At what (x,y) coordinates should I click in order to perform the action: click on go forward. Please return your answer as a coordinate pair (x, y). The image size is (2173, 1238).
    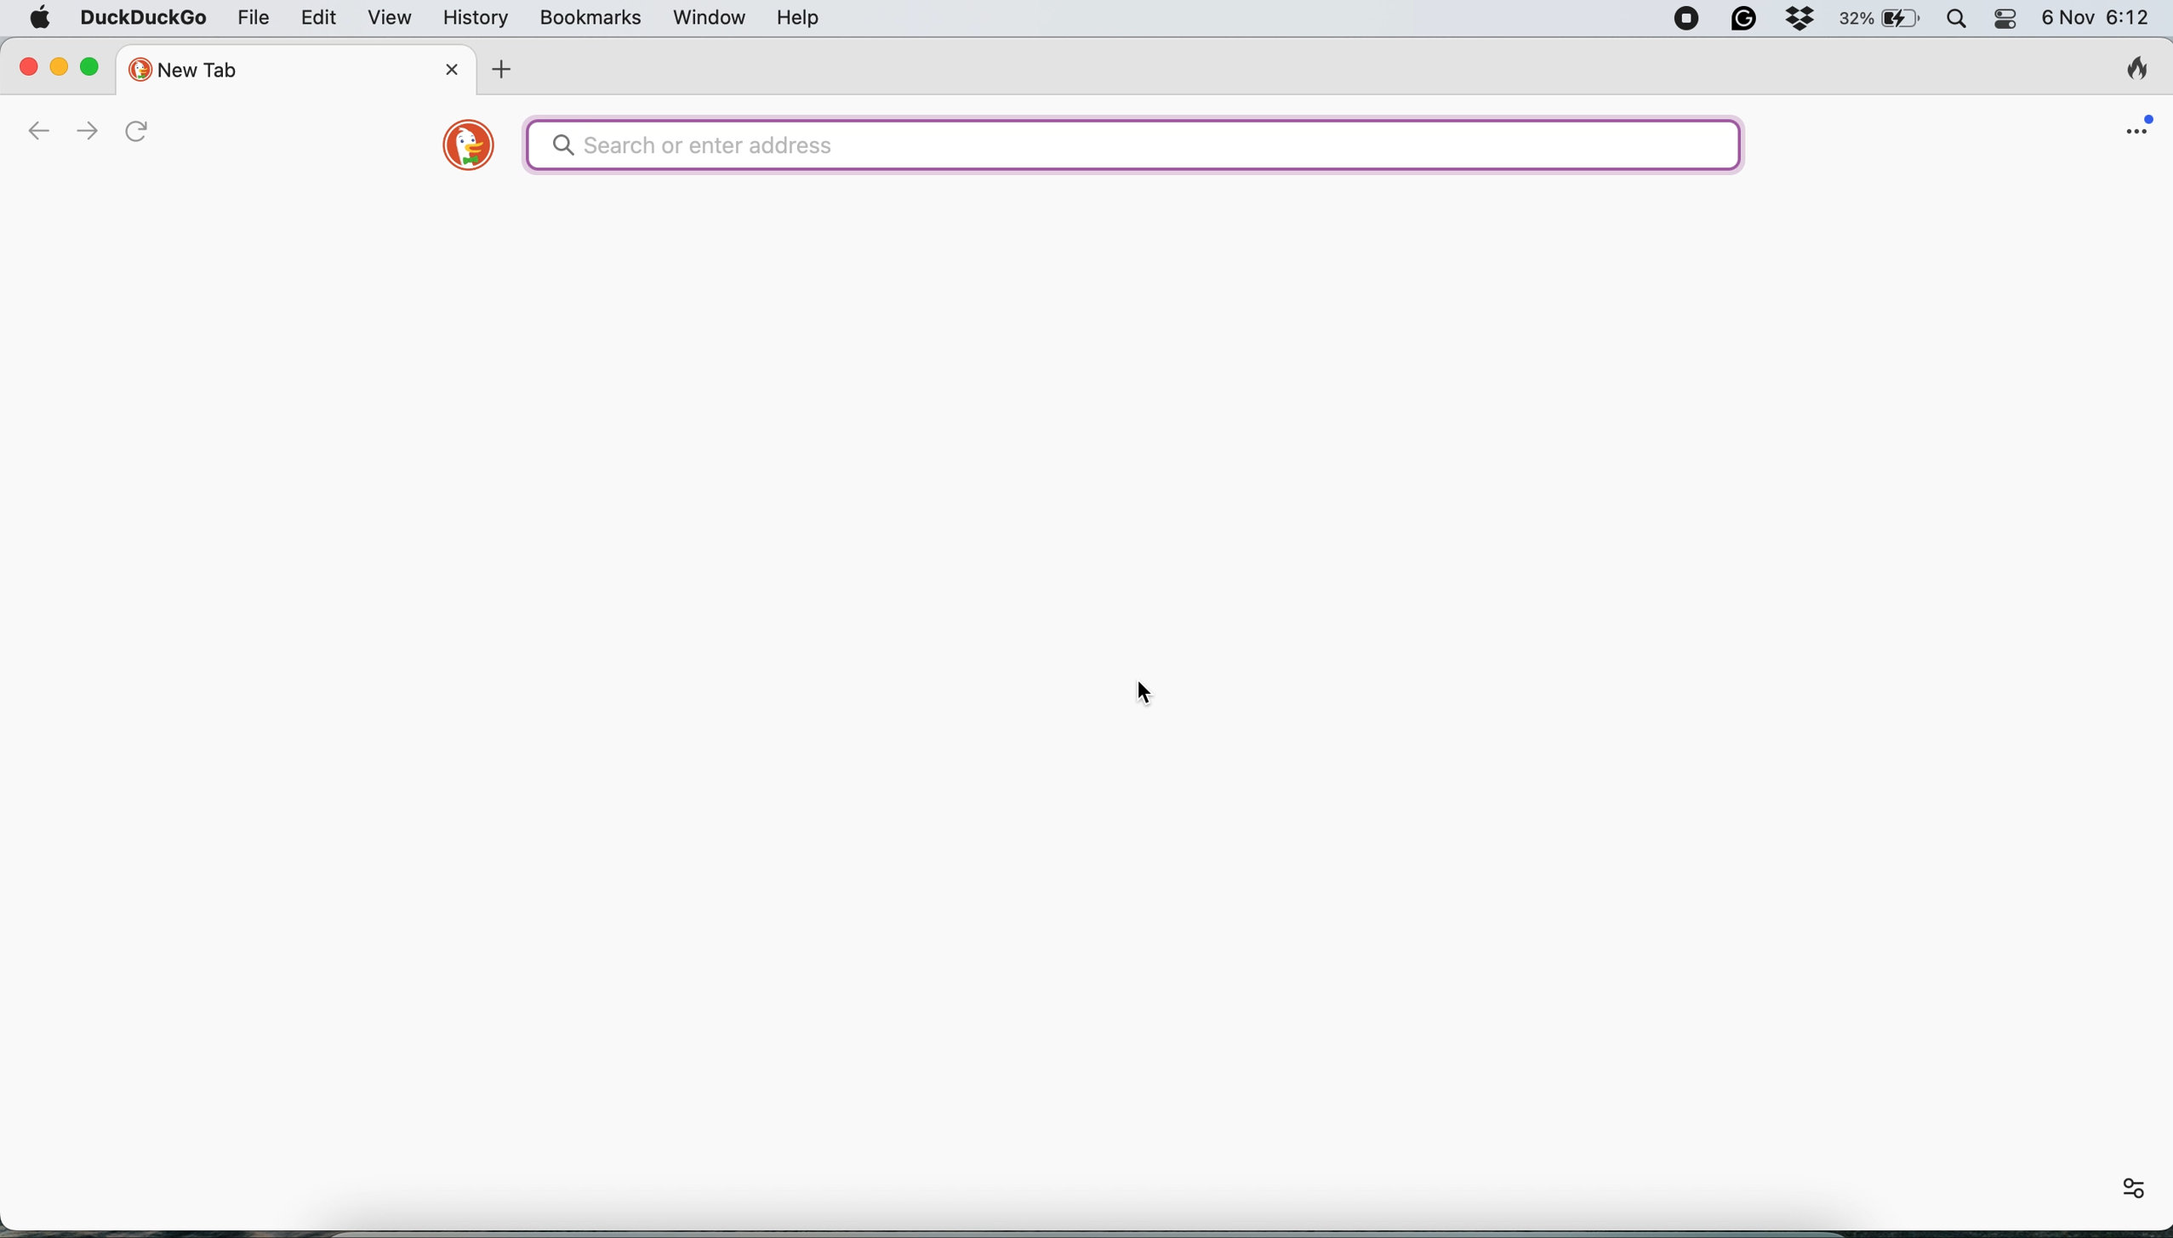
    Looking at the image, I should click on (82, 131).